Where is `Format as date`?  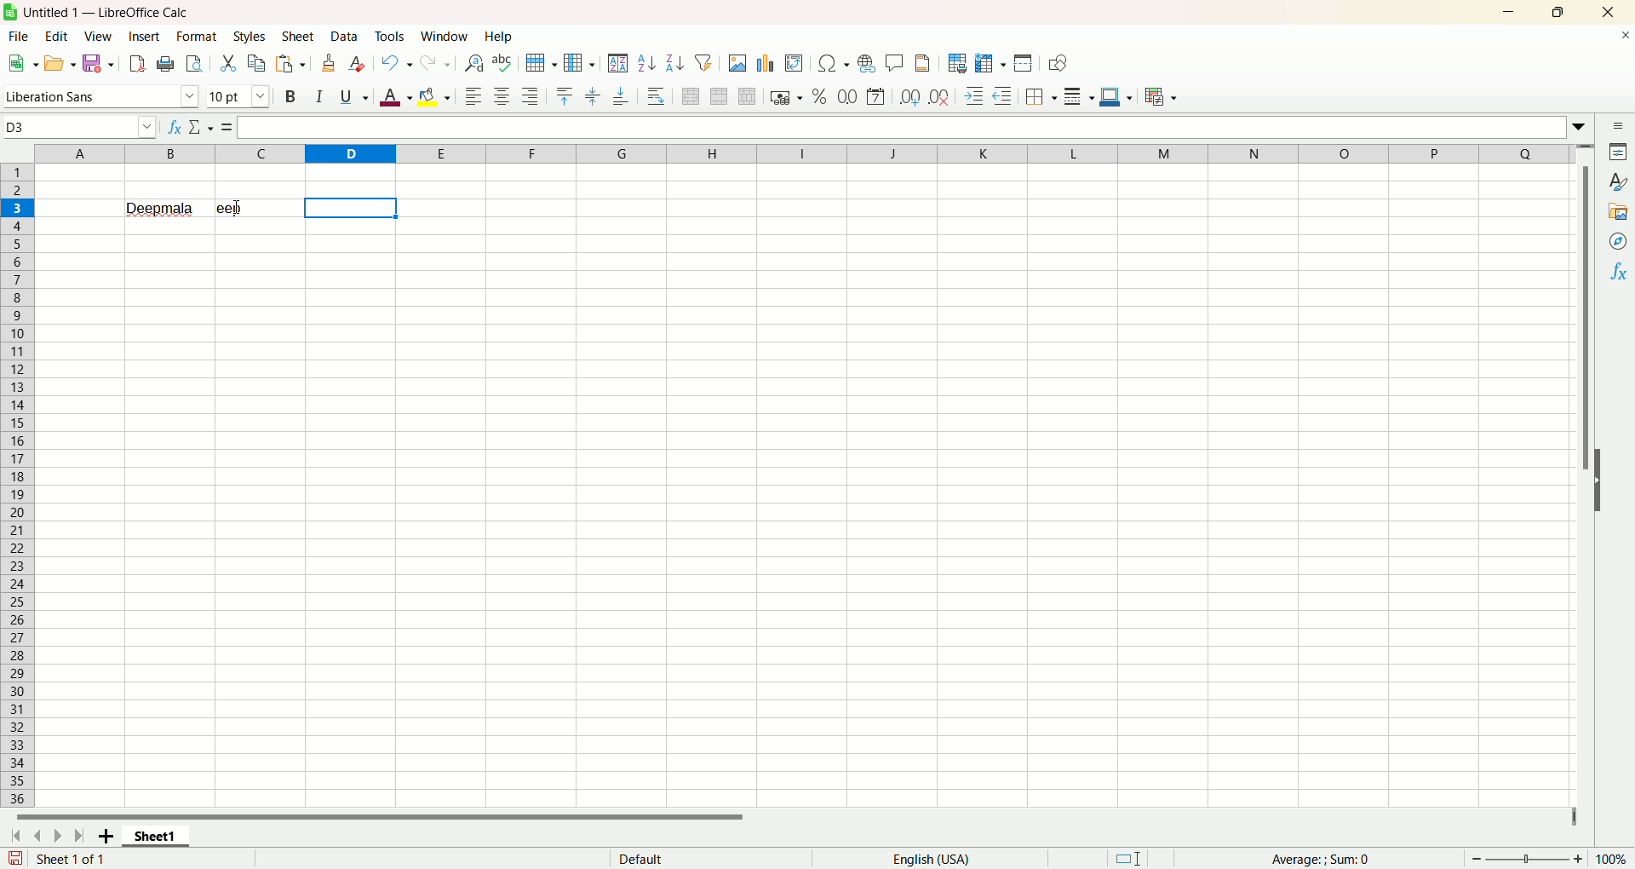
Format as date is located at coordinates (875, 97).